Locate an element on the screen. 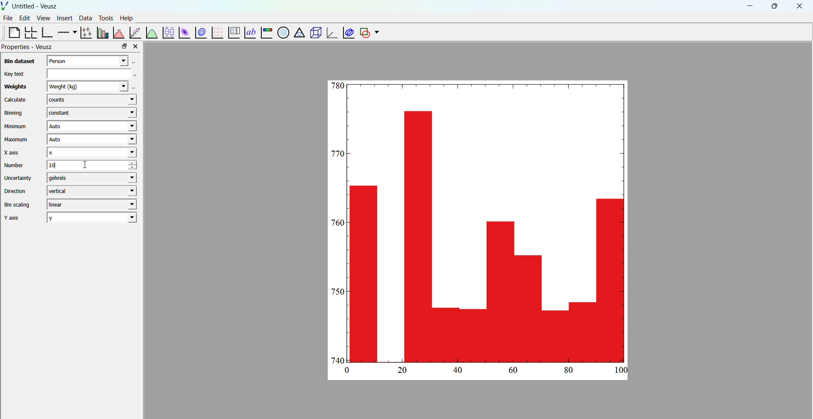 The image size is (813, 419). close is located at coordinates (800, 6).